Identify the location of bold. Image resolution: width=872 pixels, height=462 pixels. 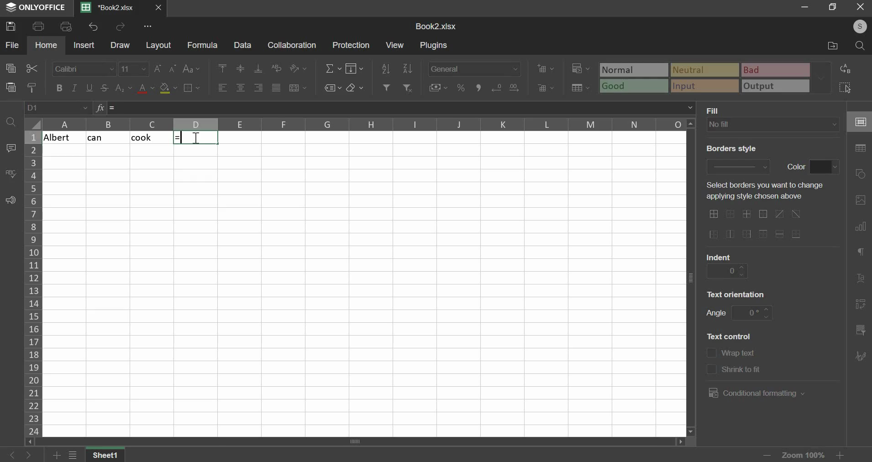
(58, 88).